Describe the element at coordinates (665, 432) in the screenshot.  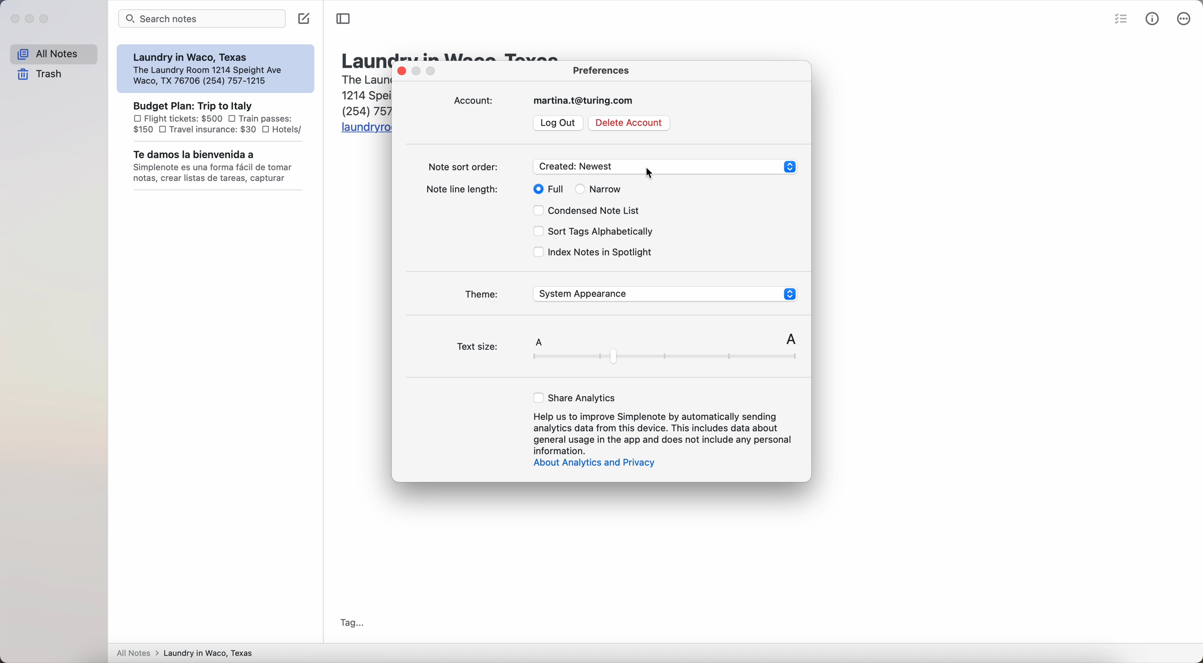
I see `Help us to improve Simplenote by automatically sending analytics data from this devices.` at that location.